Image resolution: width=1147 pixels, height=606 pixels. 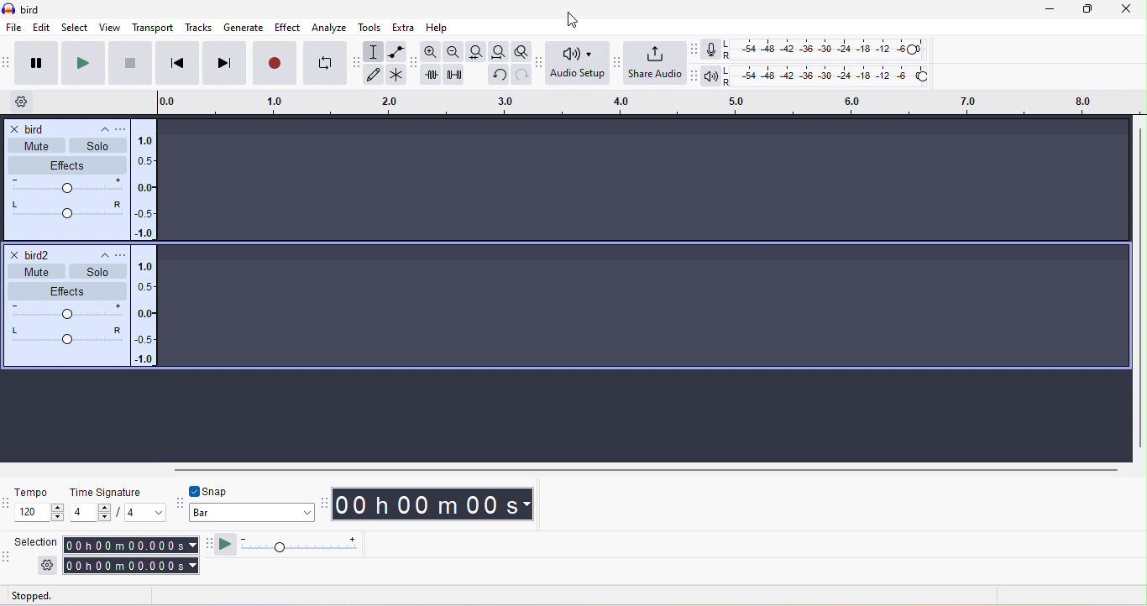 I want to click on tempo, so click(x=39, y=507).